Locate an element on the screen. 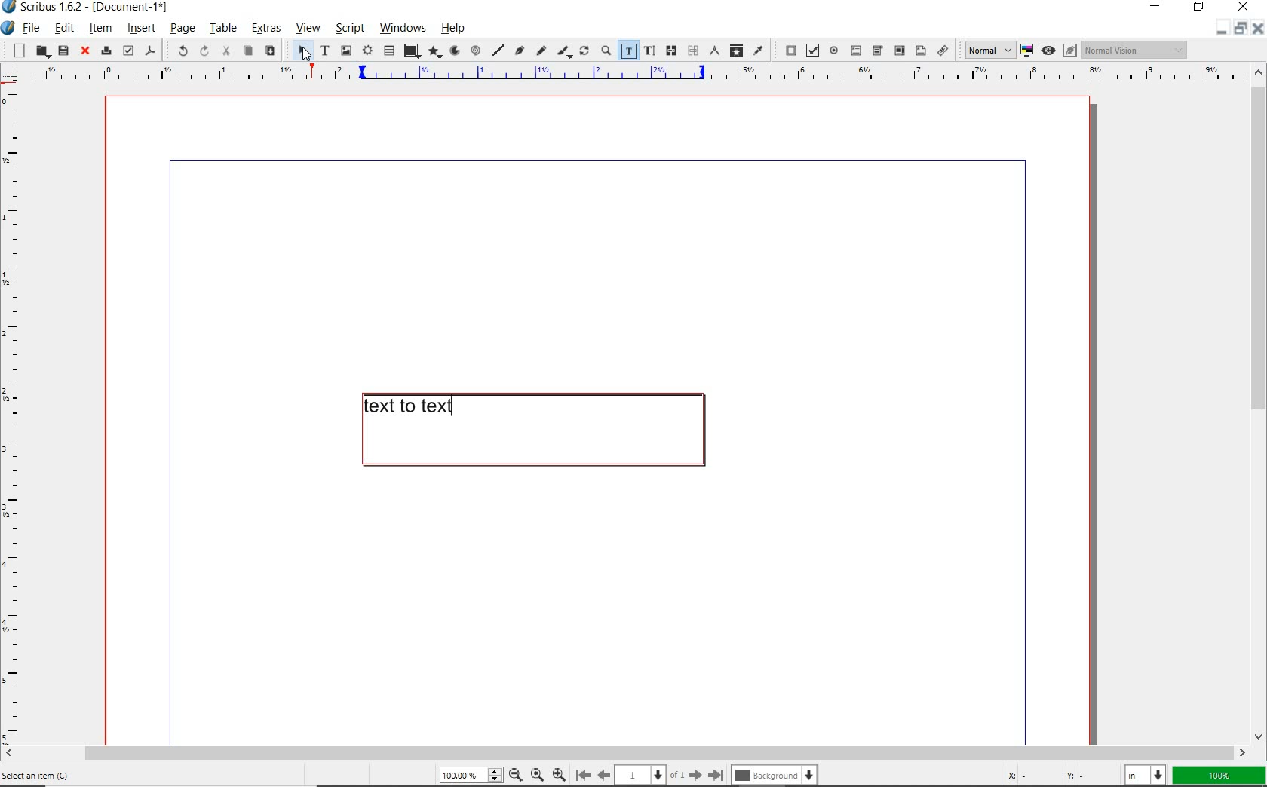 This screenshot has height=787, width=1267. cut is located at coordinates (225, 51).